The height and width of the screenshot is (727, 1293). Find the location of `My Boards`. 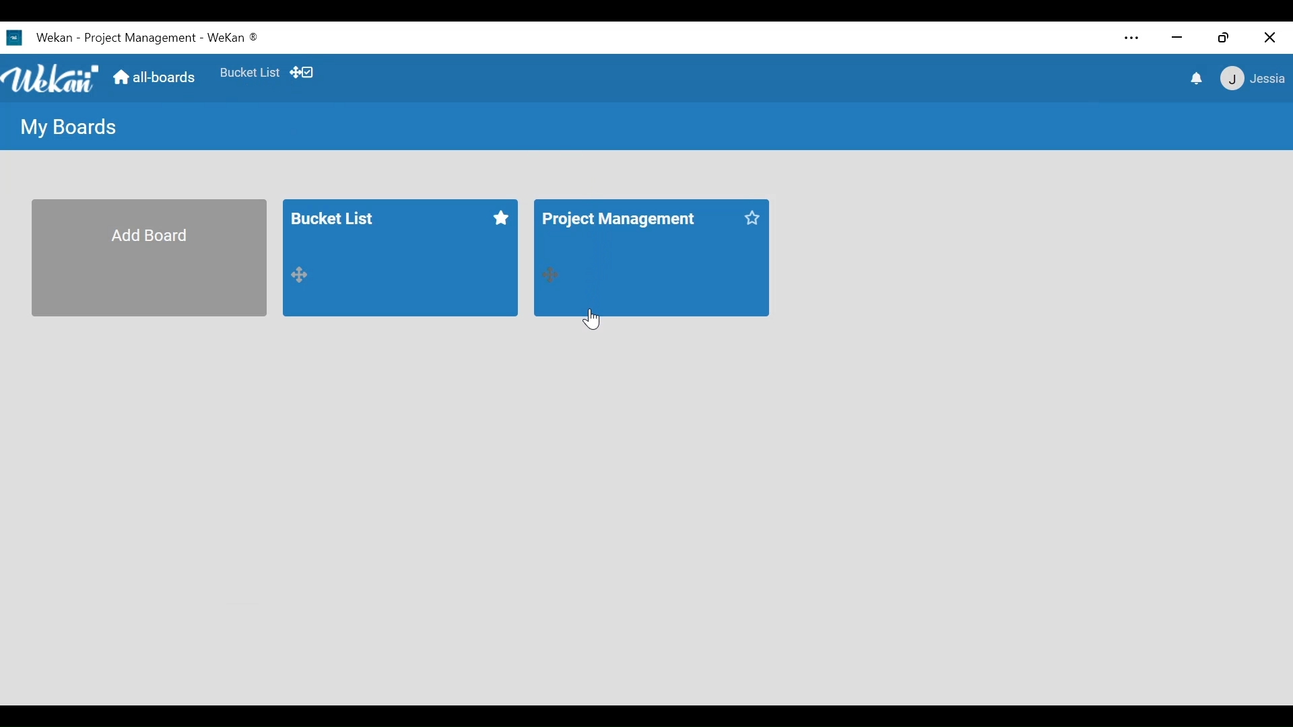

My Boards is located at coordinates (69, 128).